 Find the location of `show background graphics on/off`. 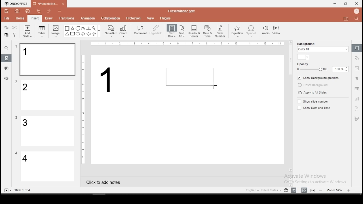

show background graphics on/off is located at coordinates (318, 78).